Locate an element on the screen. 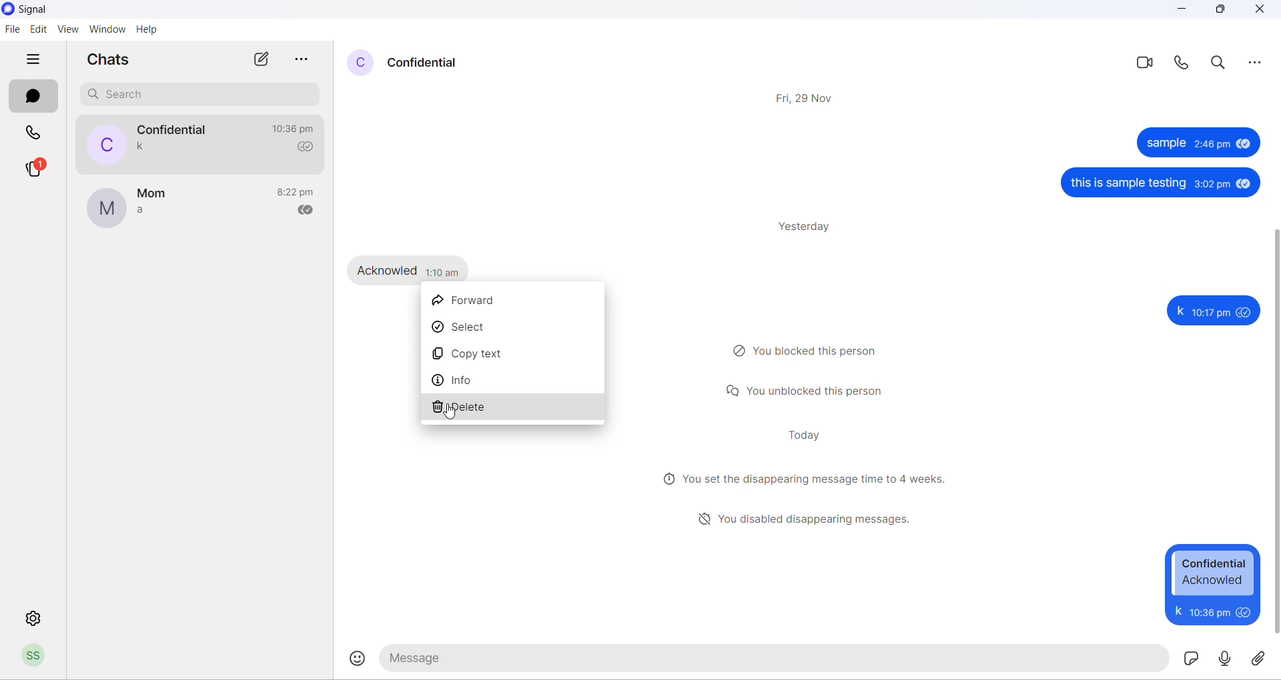 This screenshot has width=1281, height=680. info is located at coordinates (511, 380).